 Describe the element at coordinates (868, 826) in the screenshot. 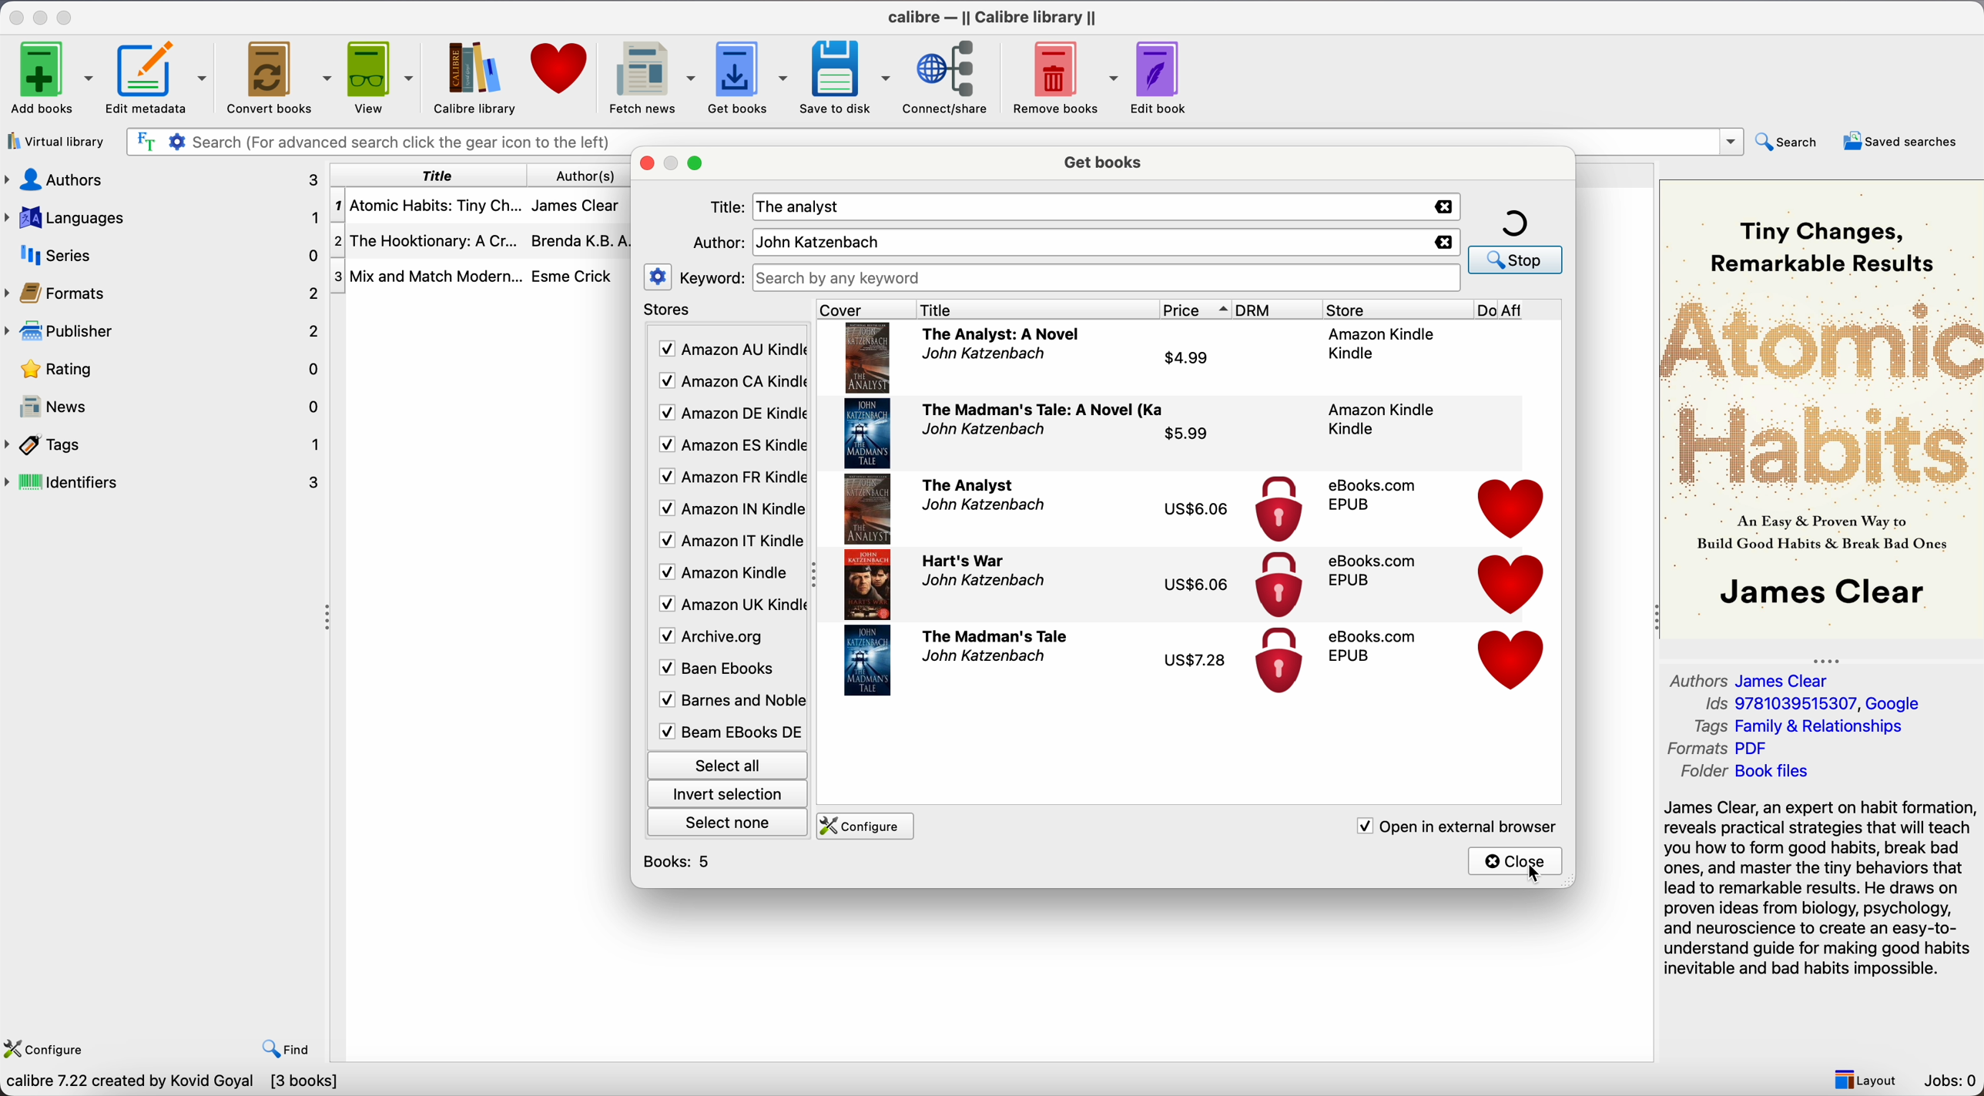

I see `configure` at that location.